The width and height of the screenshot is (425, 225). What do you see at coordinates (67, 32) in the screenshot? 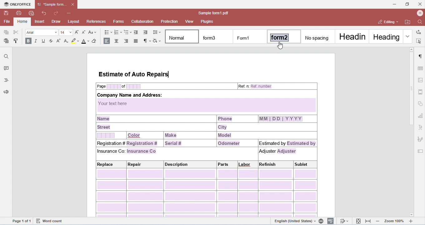
I see `font size` at bounding box center [67, 32].